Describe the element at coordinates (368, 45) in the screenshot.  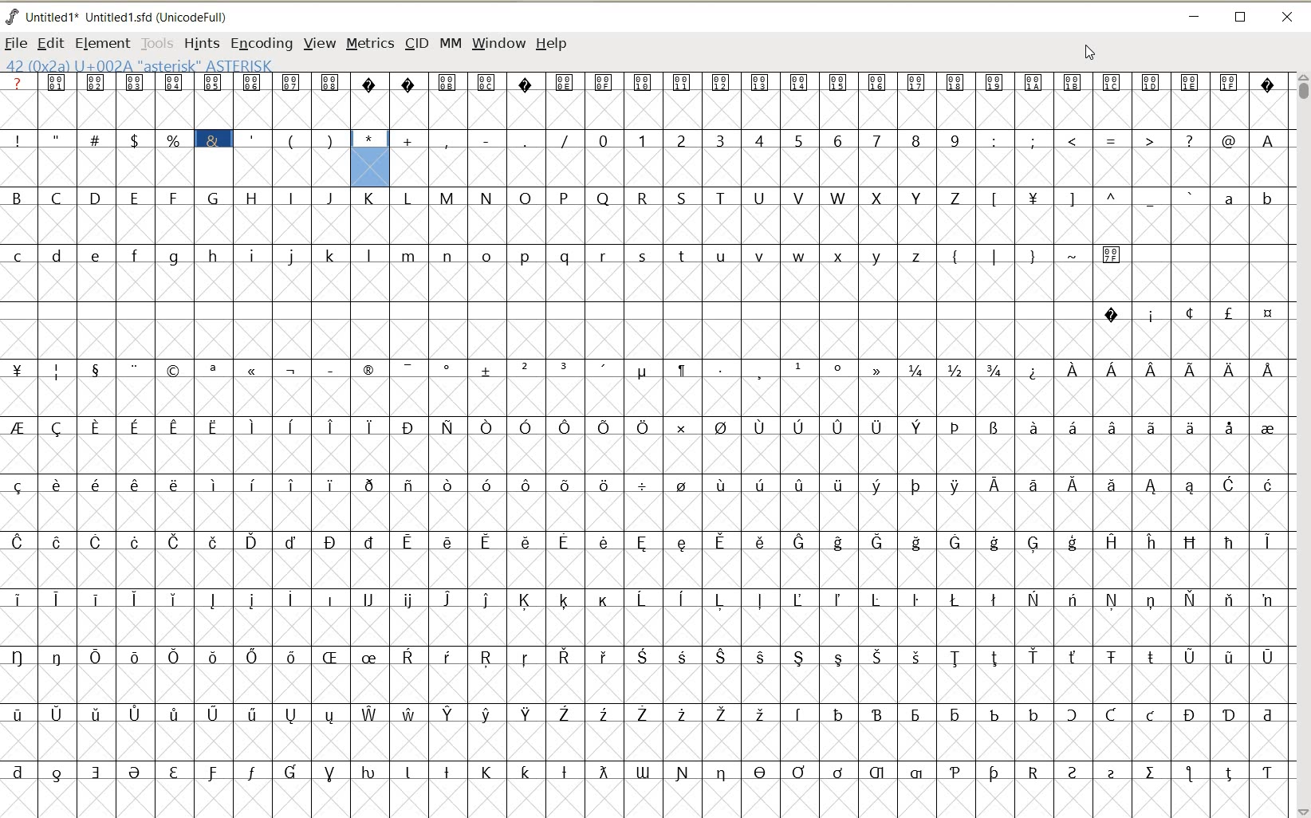
I see `METRICS` at that location.